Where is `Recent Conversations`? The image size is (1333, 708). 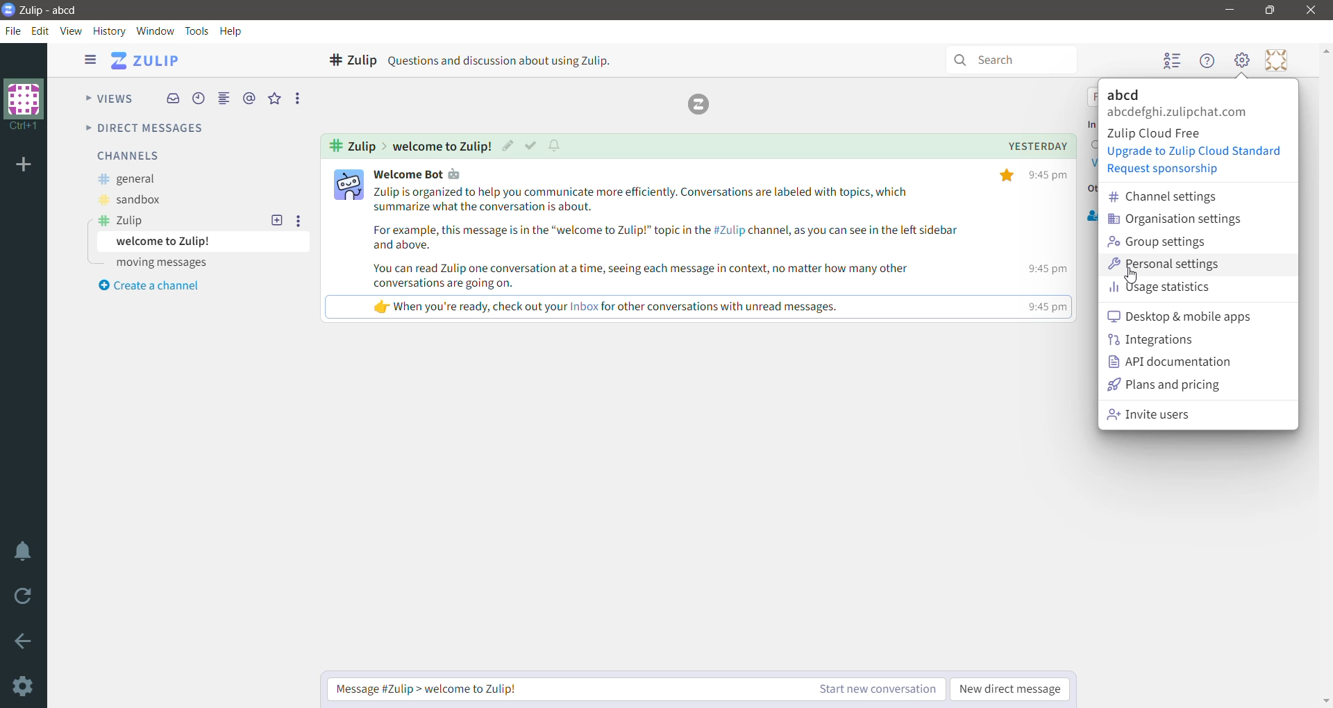
Recent Conversations is located at coordinates (198, 98).